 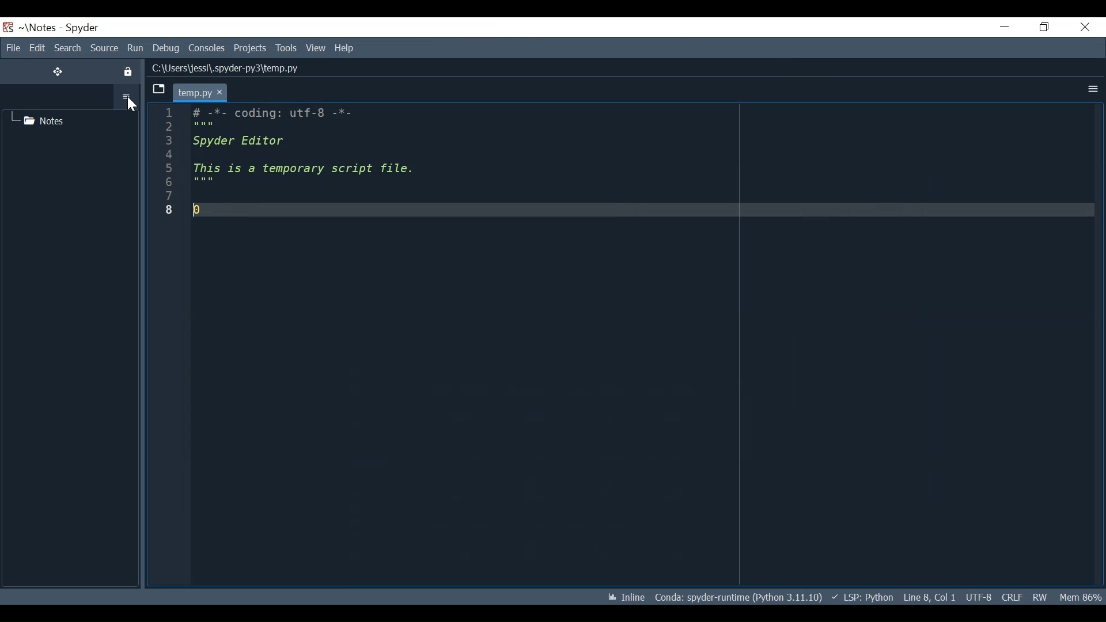 What do you see at coordinates (740, 599) in the screenshot?
I see `Coda: spyder-runtime (Python 3.11.10)` at bounding box center [740, 599].